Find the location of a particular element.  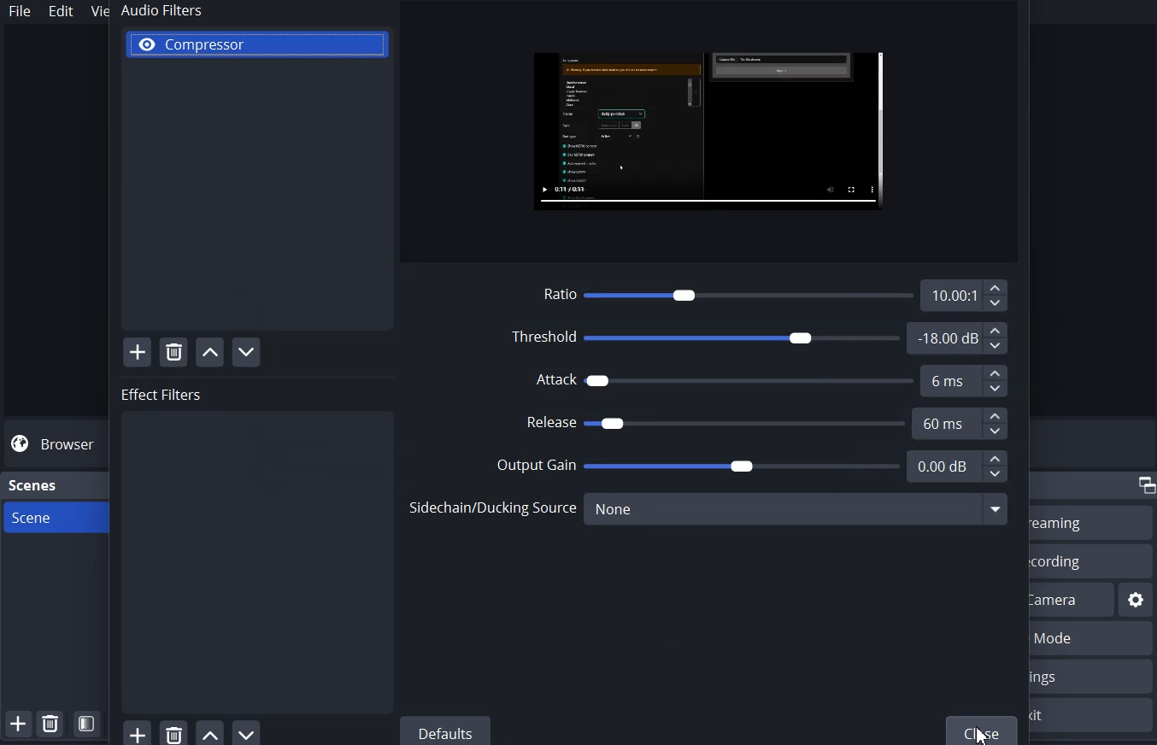

Start Streaming is located at coordinates (1092, 522).